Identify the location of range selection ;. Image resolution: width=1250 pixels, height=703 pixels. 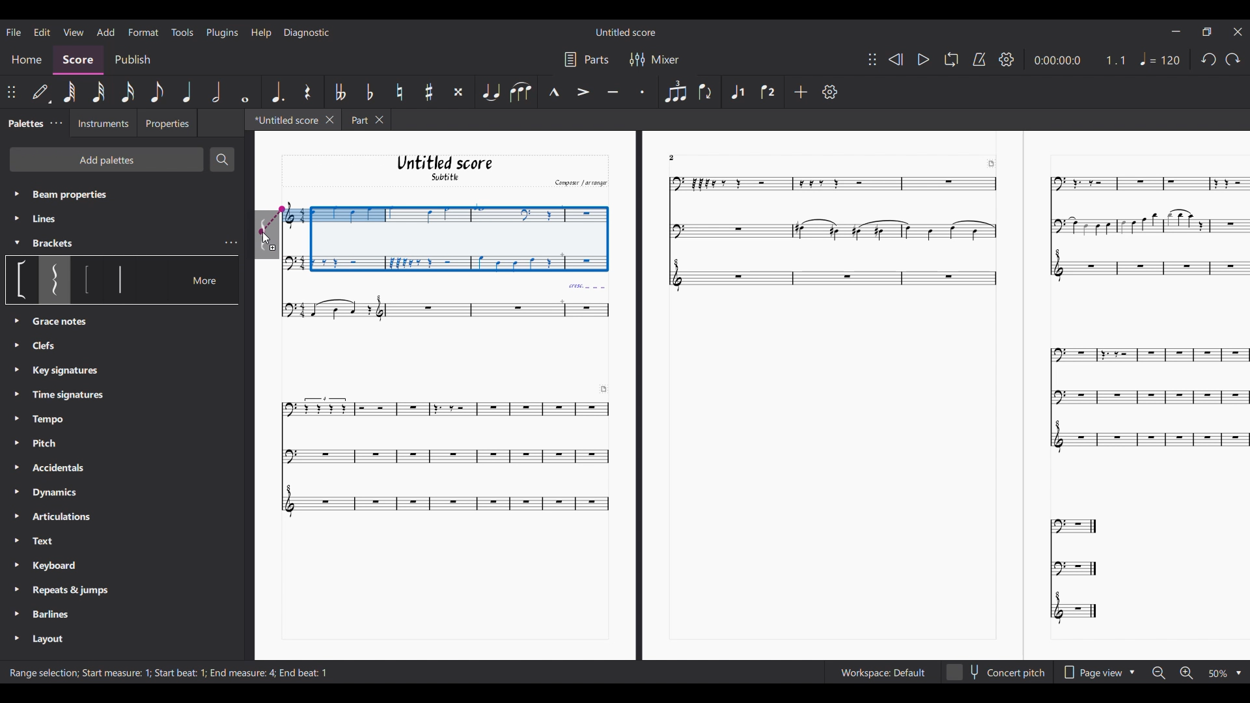
(40, 674).